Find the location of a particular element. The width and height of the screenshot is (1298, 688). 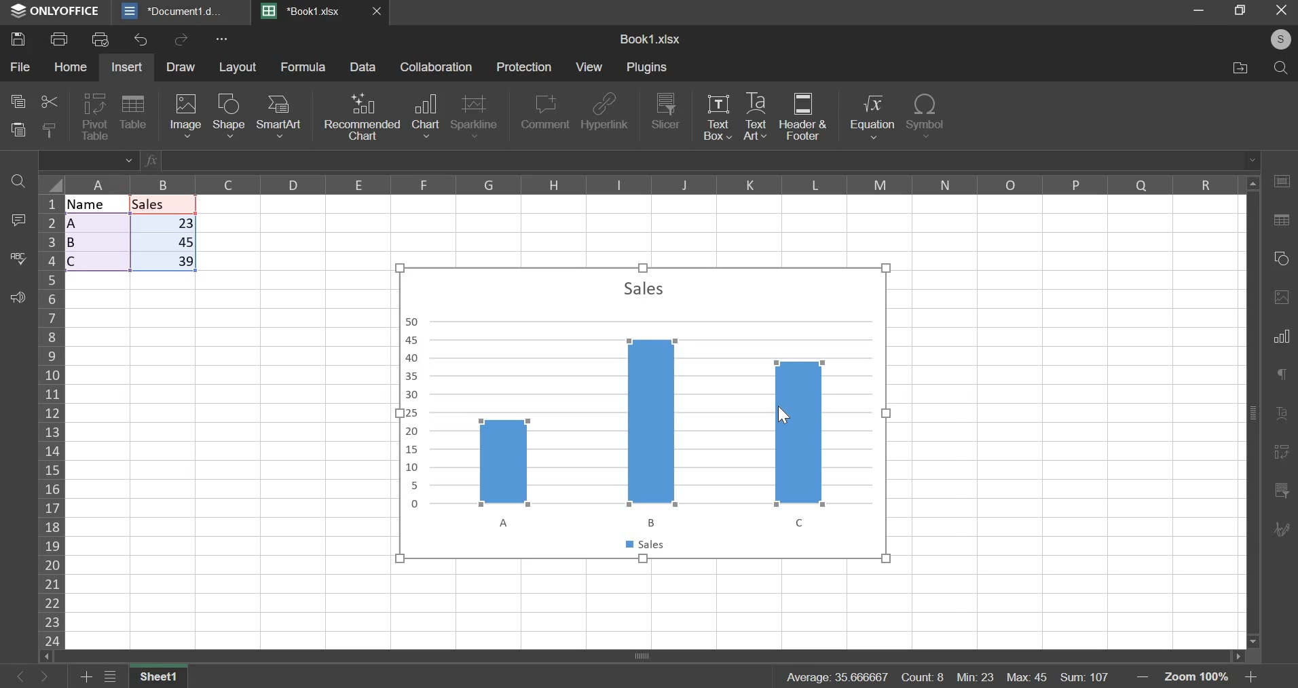

file is located at coordinates (20, 67).